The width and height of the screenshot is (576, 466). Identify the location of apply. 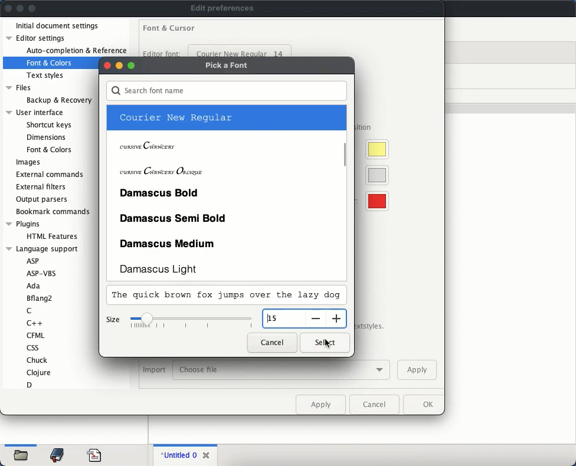
(320, 404).